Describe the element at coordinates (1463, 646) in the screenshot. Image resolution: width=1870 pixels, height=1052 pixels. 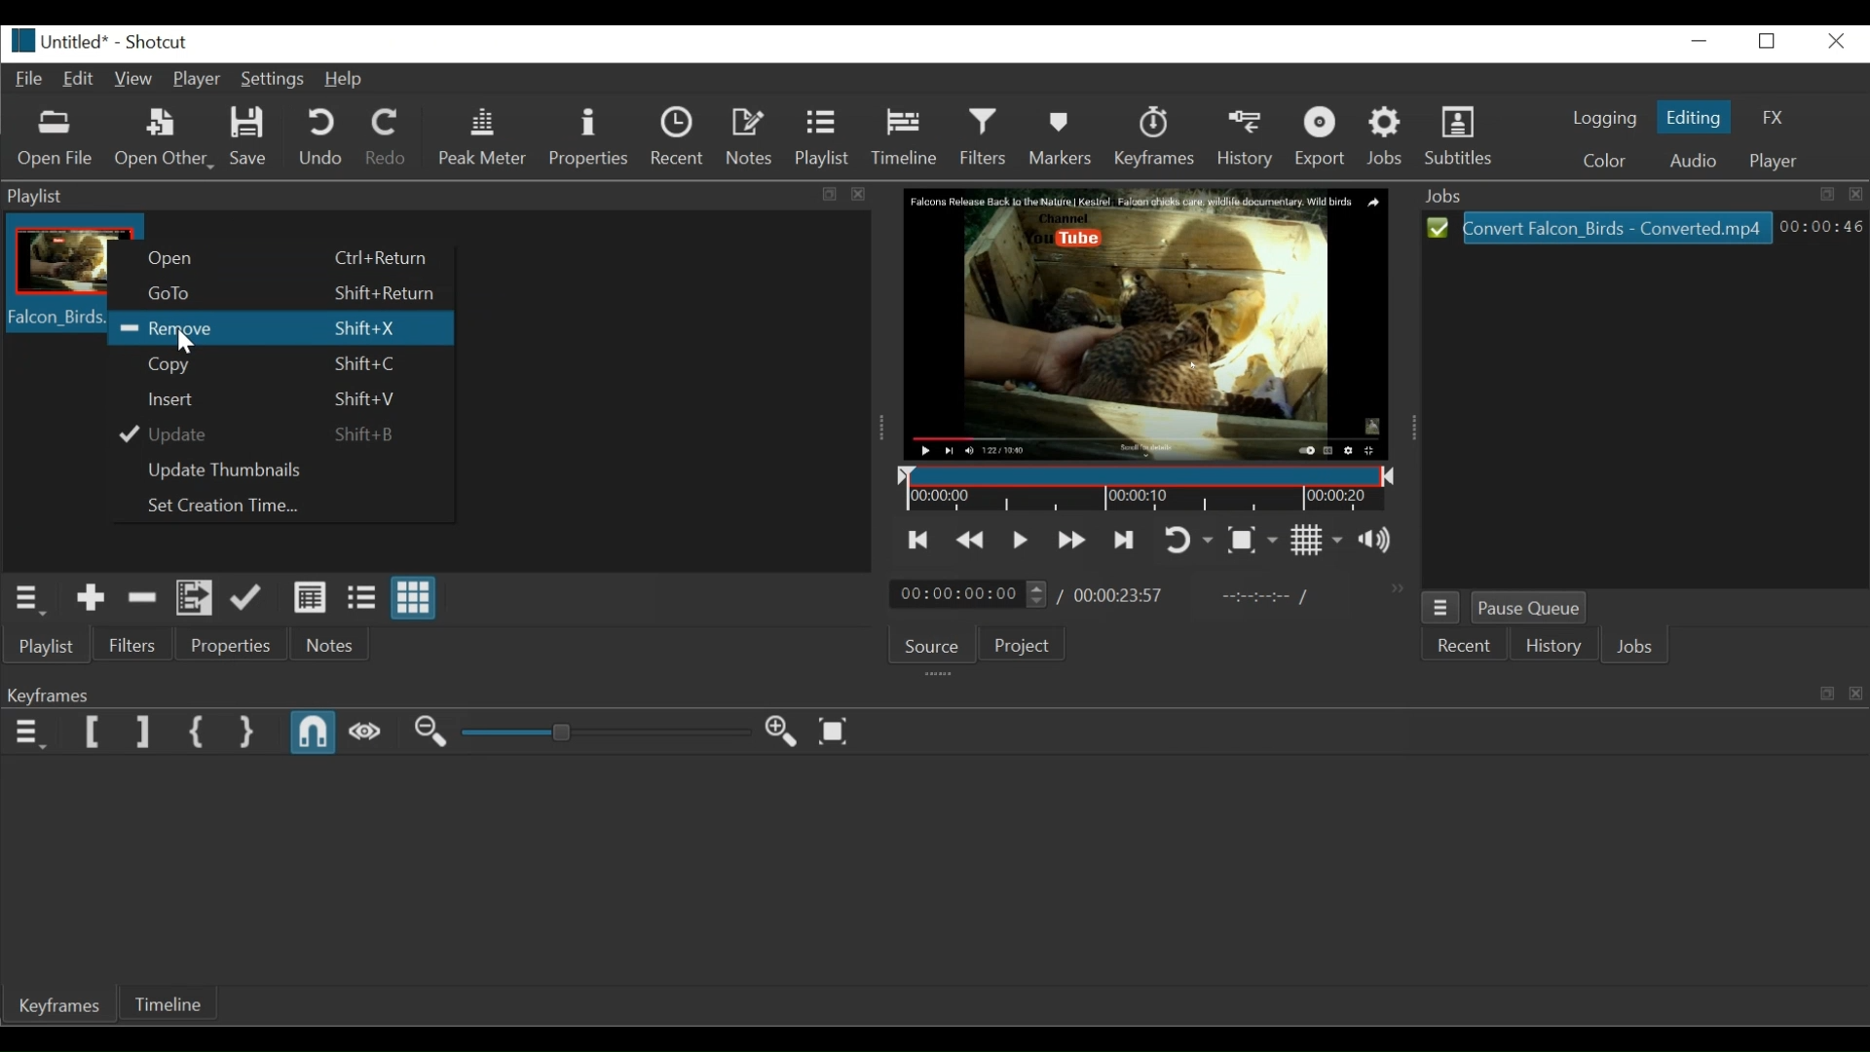
I see `Recent` at that location.